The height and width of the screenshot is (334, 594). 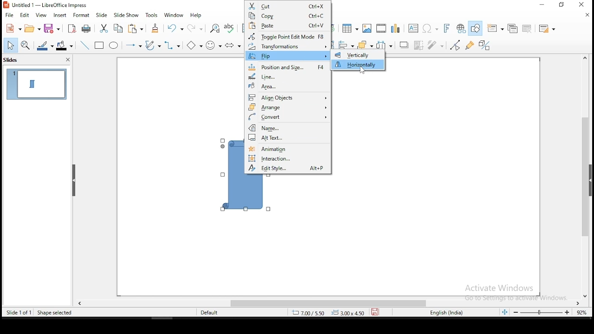 I want to click on englisg (india), so click(x=442, y=312).